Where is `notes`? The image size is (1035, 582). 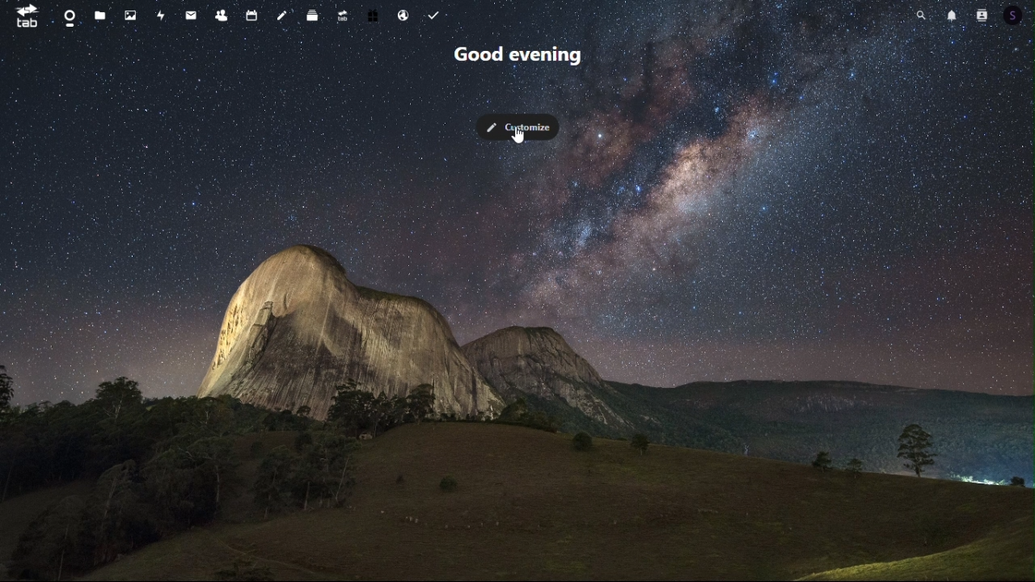
notes is located at coordinates (281, 15).